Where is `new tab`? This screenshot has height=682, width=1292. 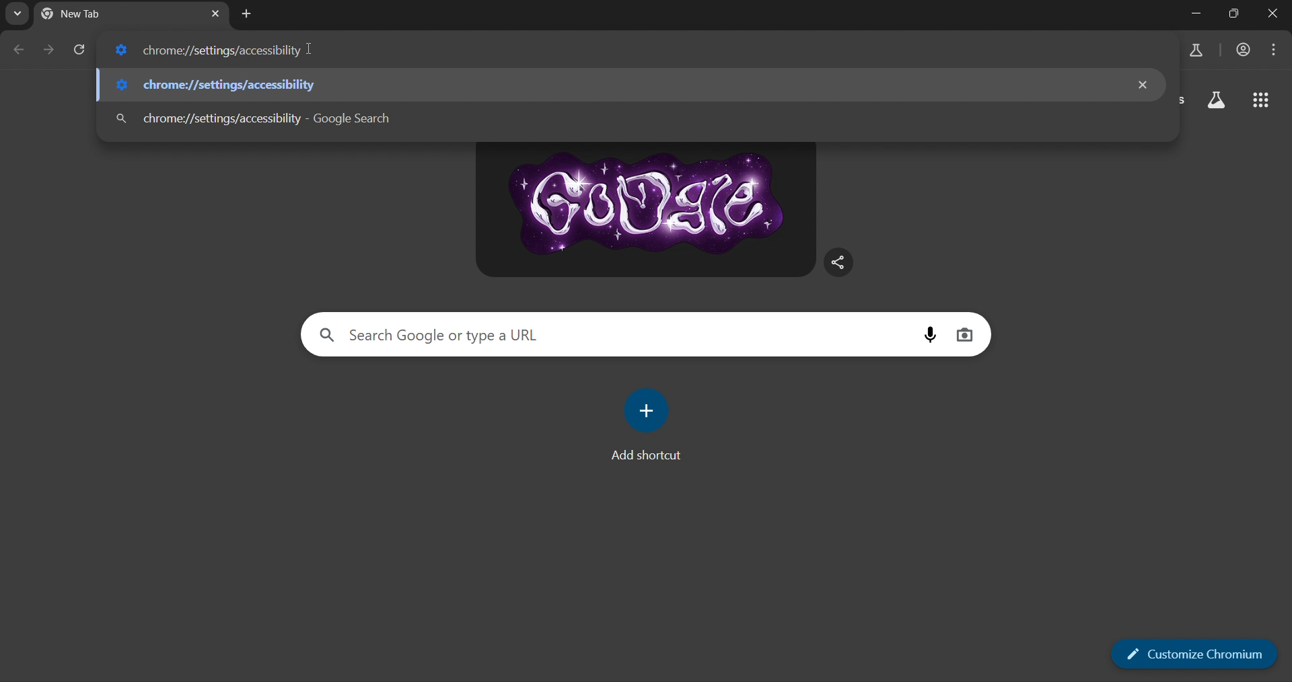
new tab is located at coordinates (250, 15).